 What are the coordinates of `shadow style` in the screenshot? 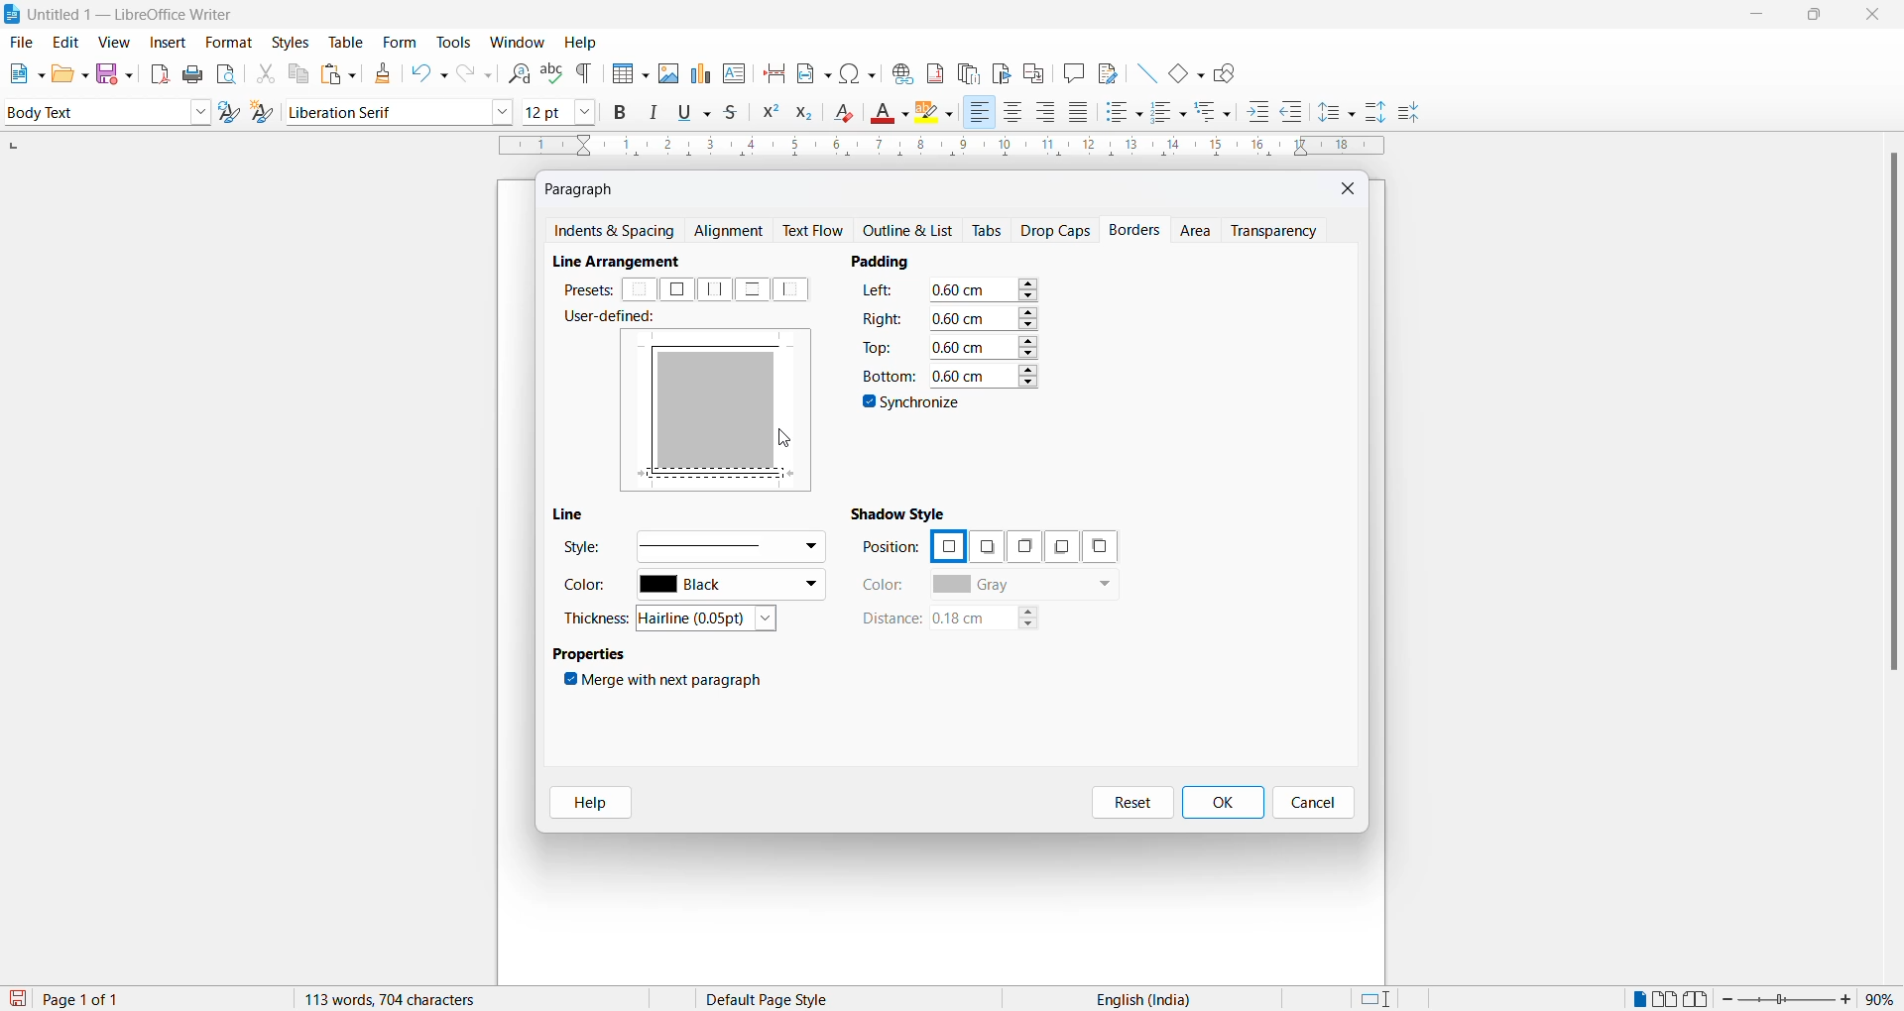 It's located at (902, 512).